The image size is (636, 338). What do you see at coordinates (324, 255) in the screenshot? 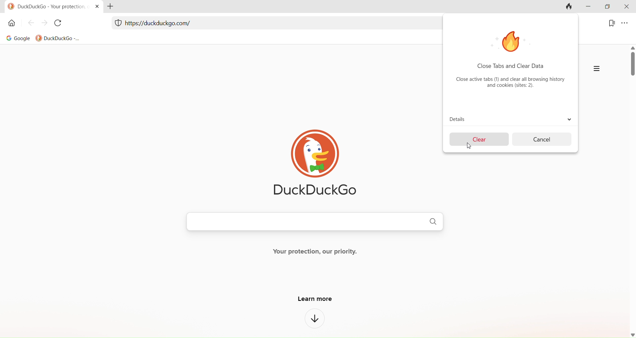
I see `your protection, our priority` at bounding box center [324, 255].